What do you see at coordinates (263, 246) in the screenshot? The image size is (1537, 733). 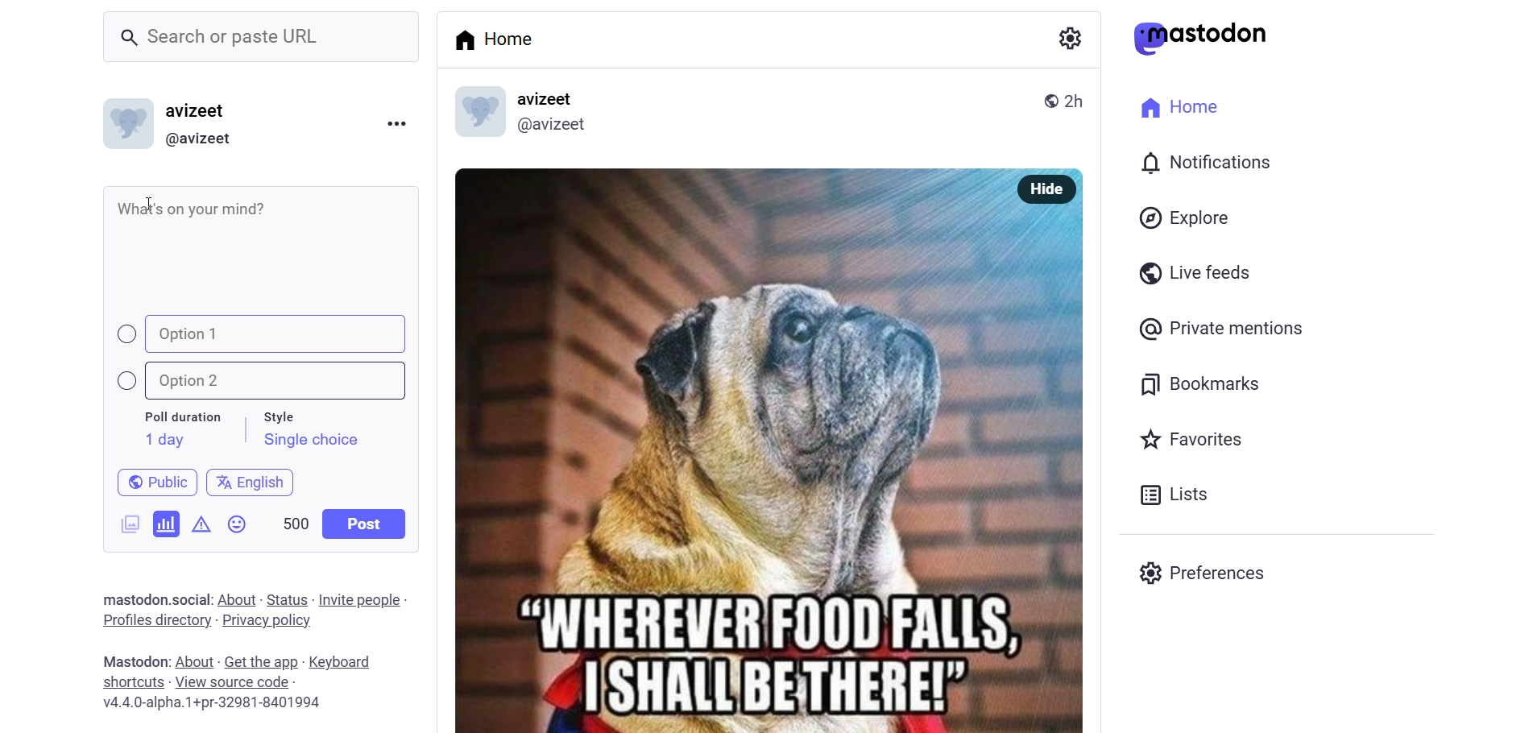 I see `What's on your mind?` at bounding box center [263, 246].